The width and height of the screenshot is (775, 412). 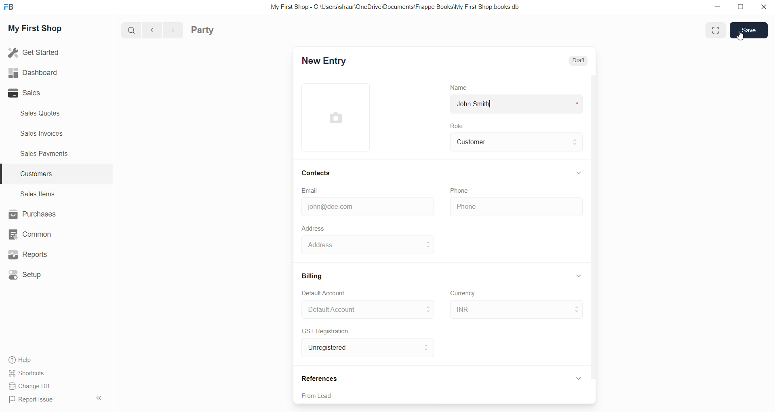 What do you see at coordinates (355, 309) in the screenshot?
I see `Default account ` at bounding box center [355, 309].